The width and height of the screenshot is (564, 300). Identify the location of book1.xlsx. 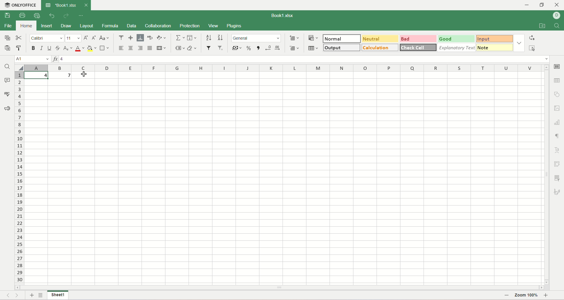
(66, 5).